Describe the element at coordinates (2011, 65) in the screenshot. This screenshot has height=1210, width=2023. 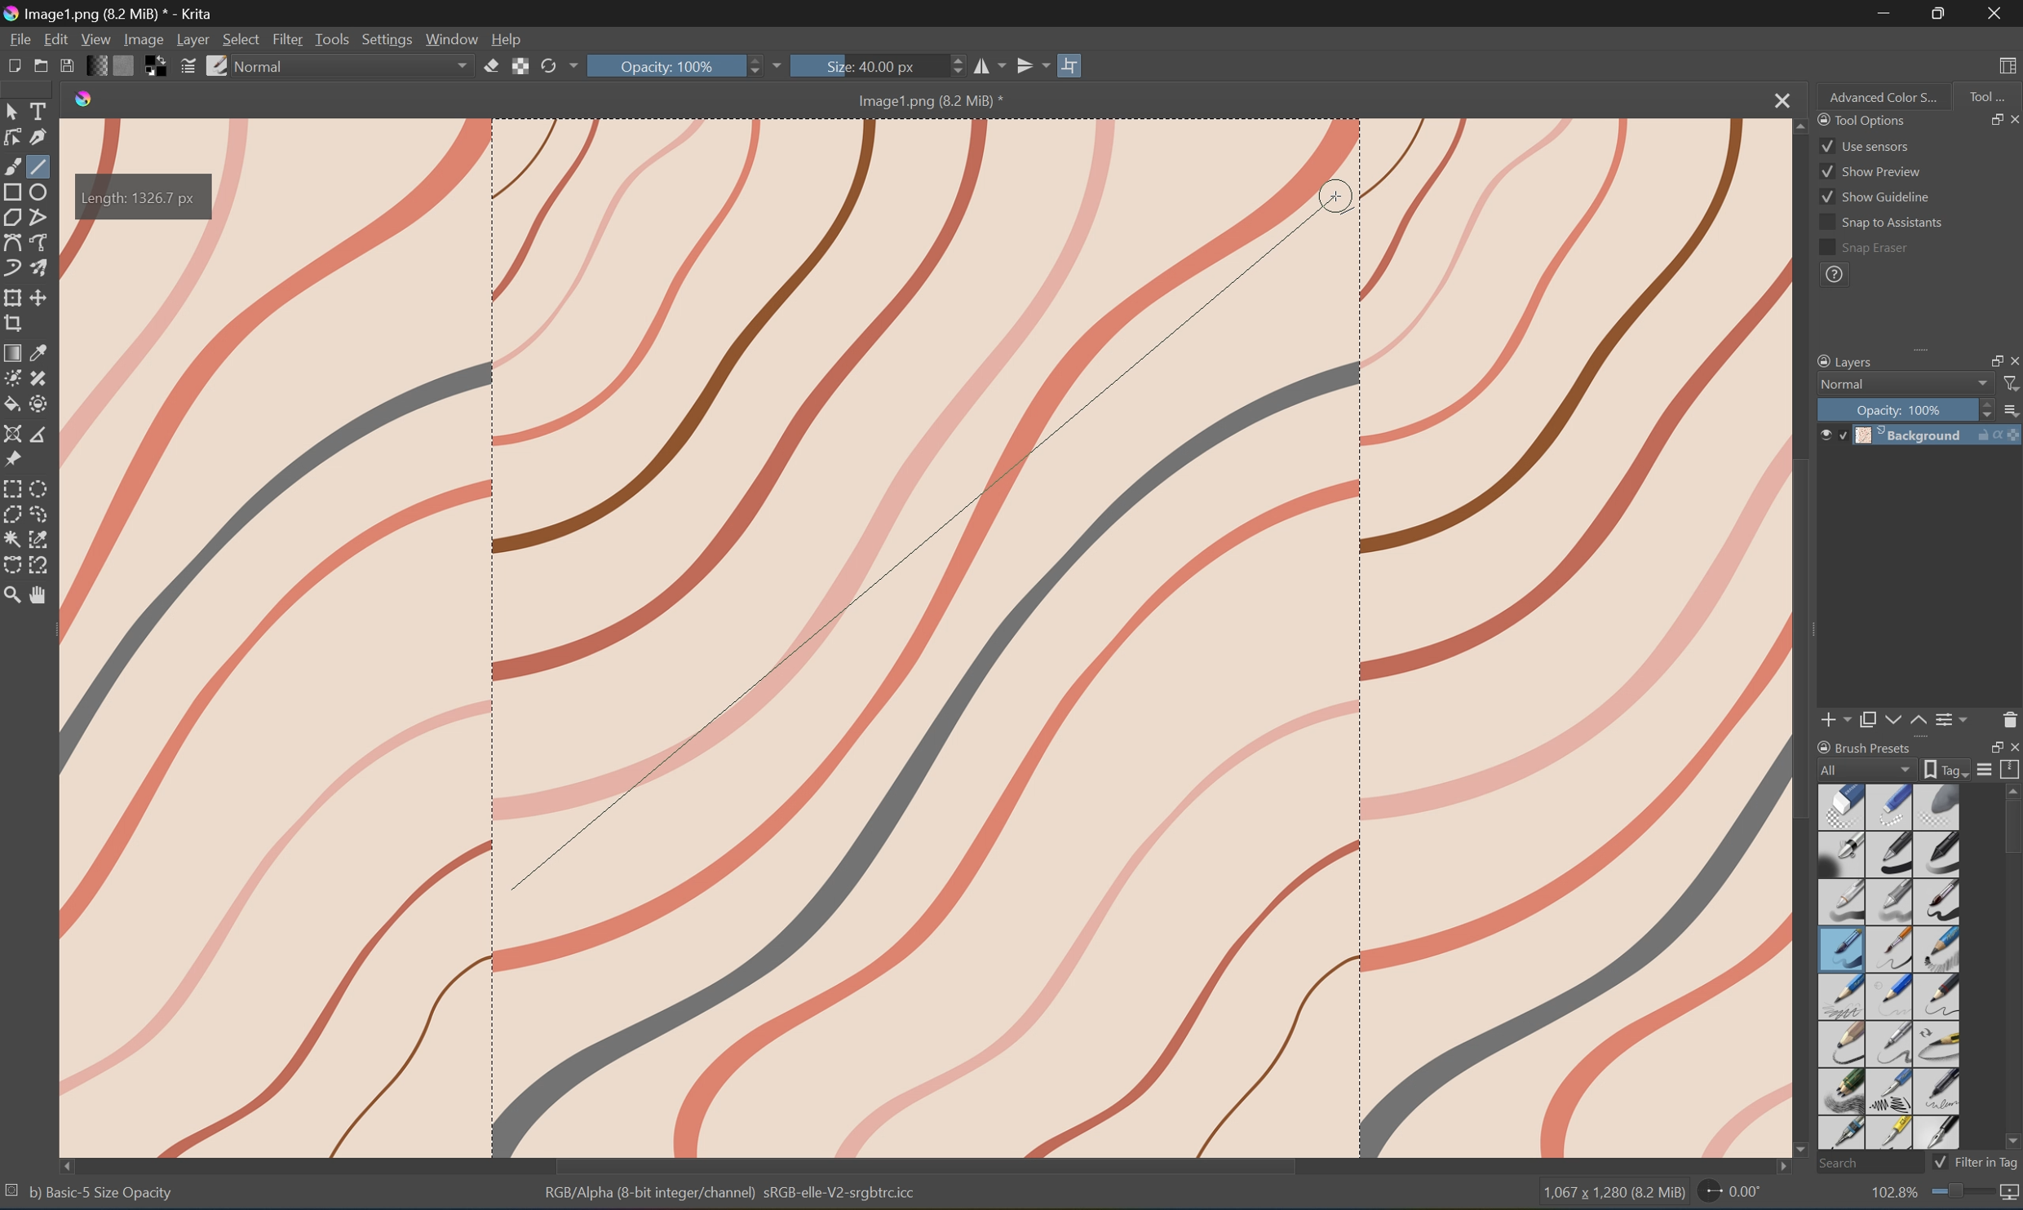
I see `Choose workspace` at that location.